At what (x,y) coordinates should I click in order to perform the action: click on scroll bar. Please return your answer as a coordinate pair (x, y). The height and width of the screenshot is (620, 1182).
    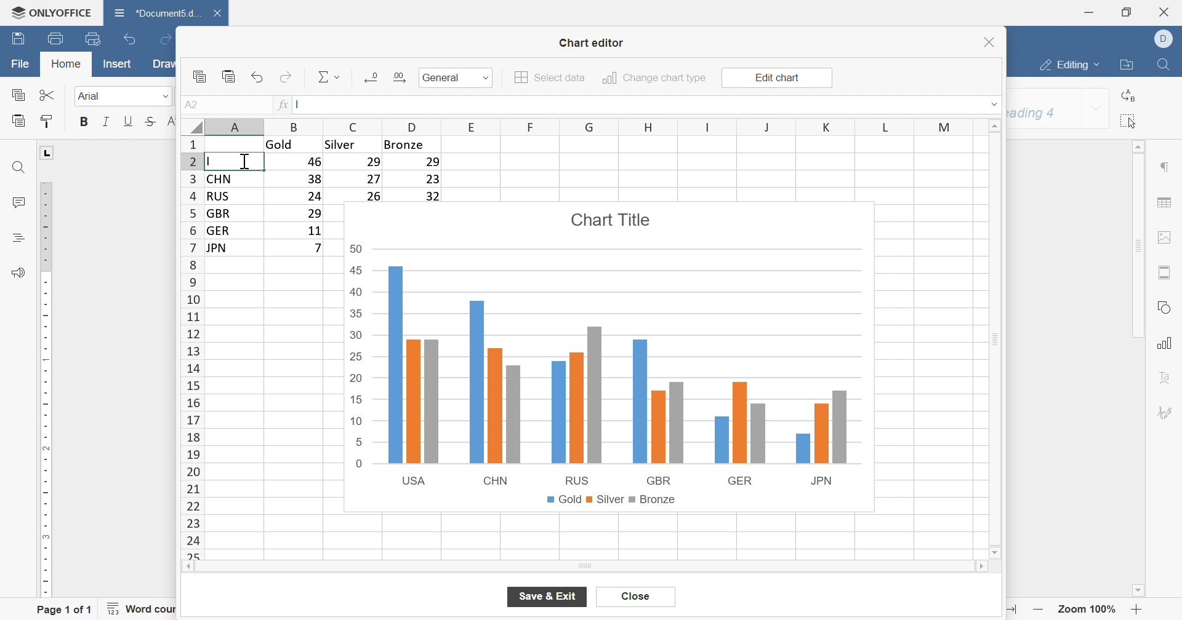
    Looking at the image, I should click on (1137, 240).